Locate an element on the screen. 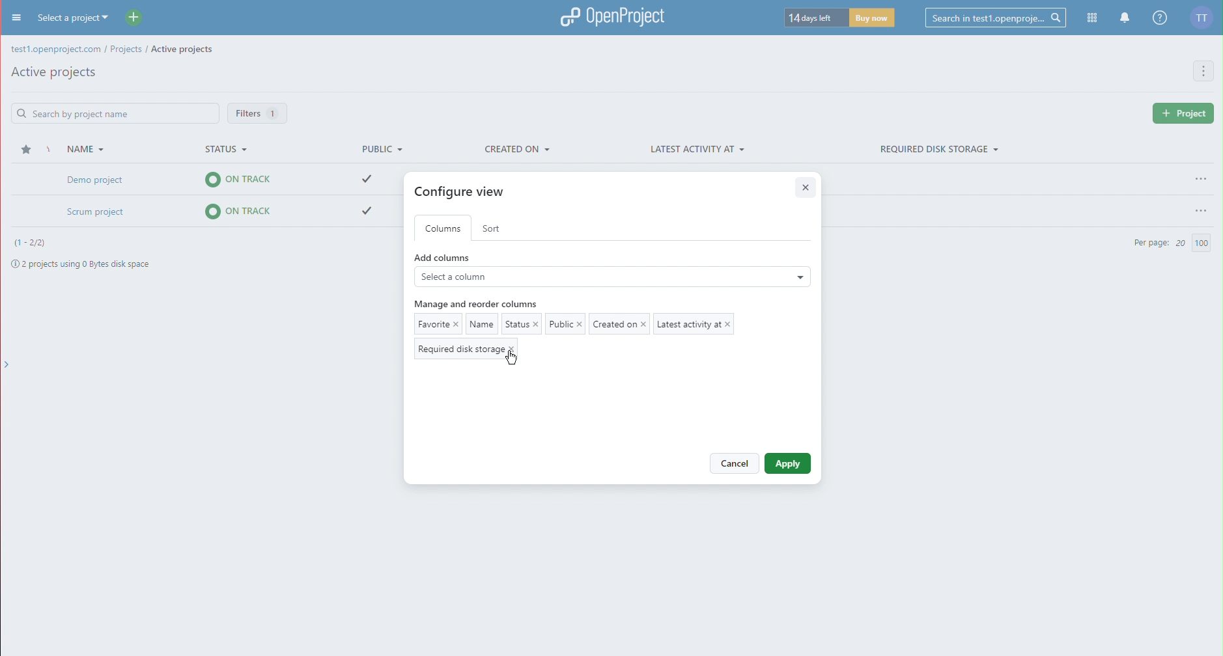 The height and width of the screenshot is (656, 1223). Account is located at coordinates (1204, 18).